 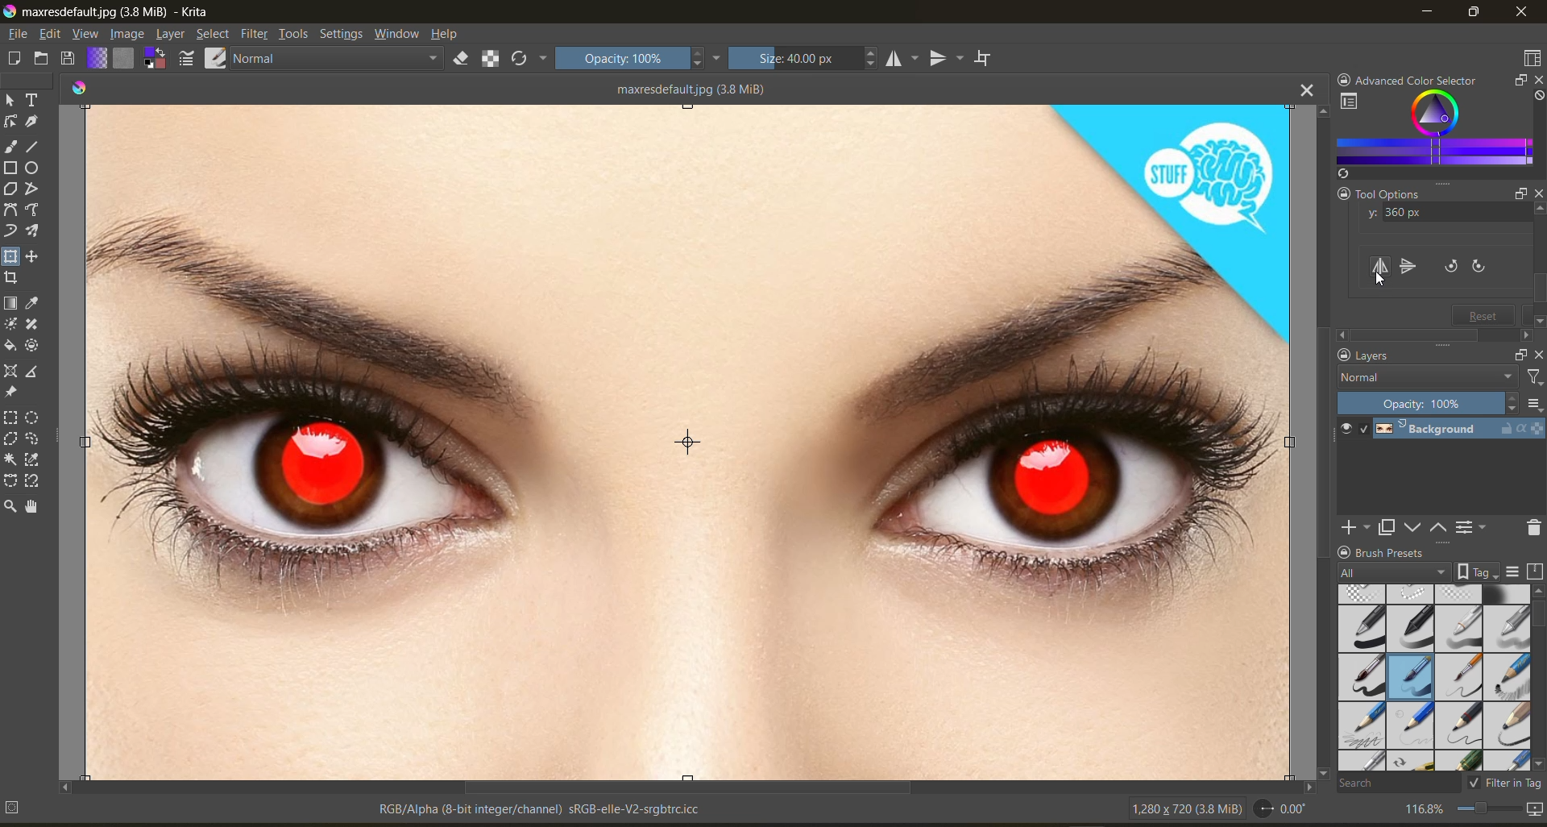 What do you see at coordinates (344, 36) in the screenshot?
I see `settings` at bounding box center [344, 36].